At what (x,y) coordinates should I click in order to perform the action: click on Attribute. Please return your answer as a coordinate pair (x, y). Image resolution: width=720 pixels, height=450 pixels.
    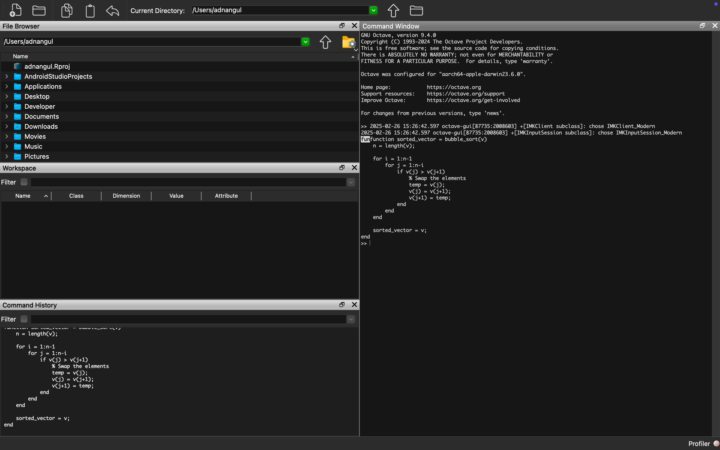
    Looking at the image, I should click on (227, 196).